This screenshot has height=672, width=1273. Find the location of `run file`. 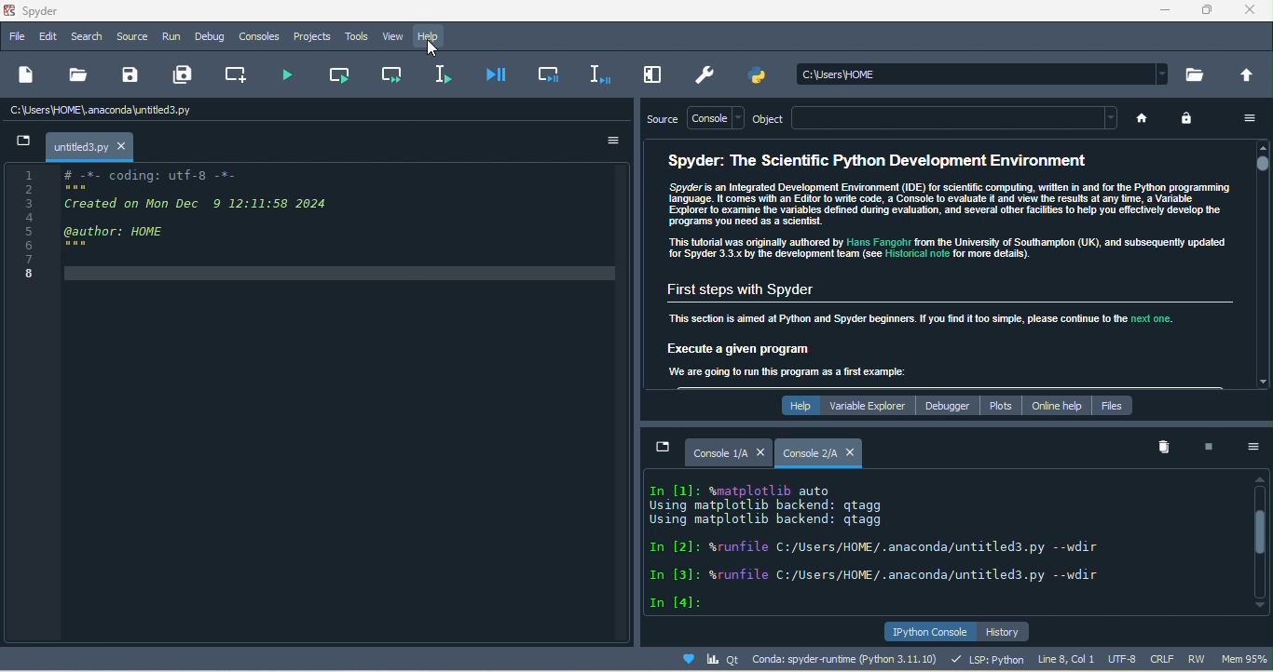

run file is located at coordinates (291, 74).